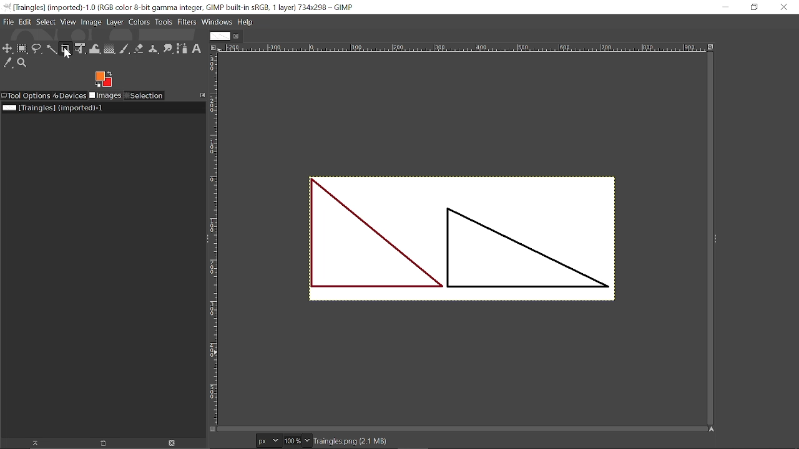  What do you see at coordinates (710, 46) in the screenshot?
I see `Zoom image when window size changes` at bounding box center [710, 46].